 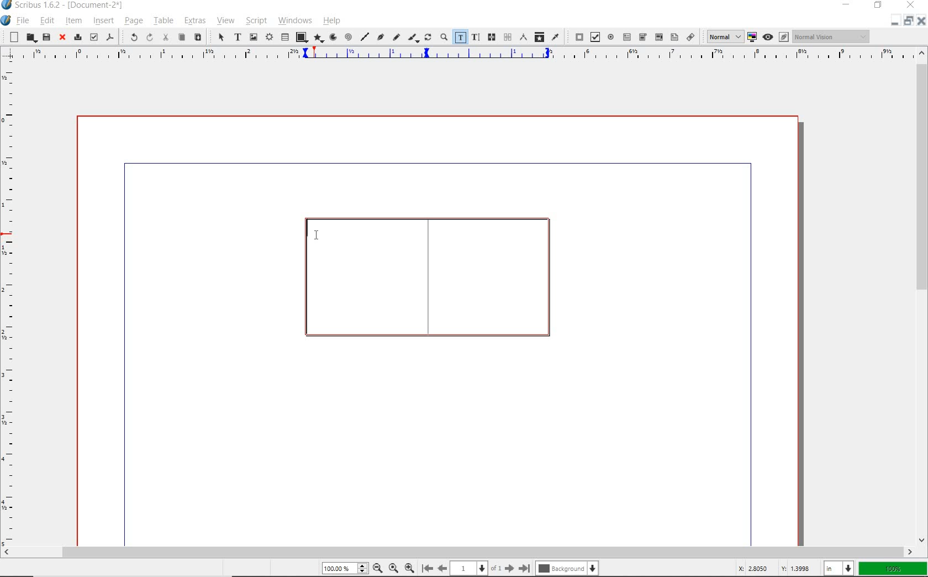 What do you see at coordinates (195, 21) in the screenshot?
I see `extras` at bounding box center [195, 21].